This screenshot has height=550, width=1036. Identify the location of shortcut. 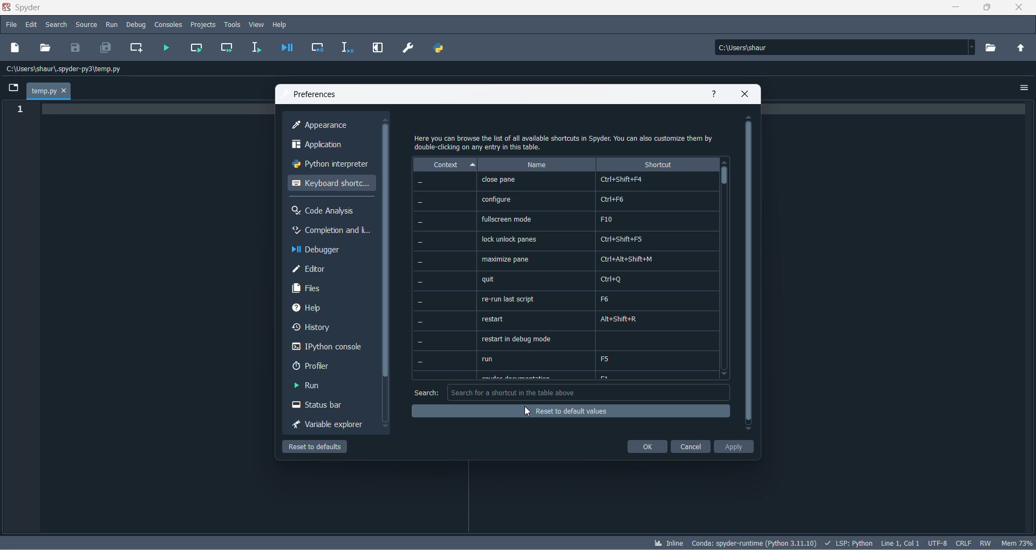
(658, 164).